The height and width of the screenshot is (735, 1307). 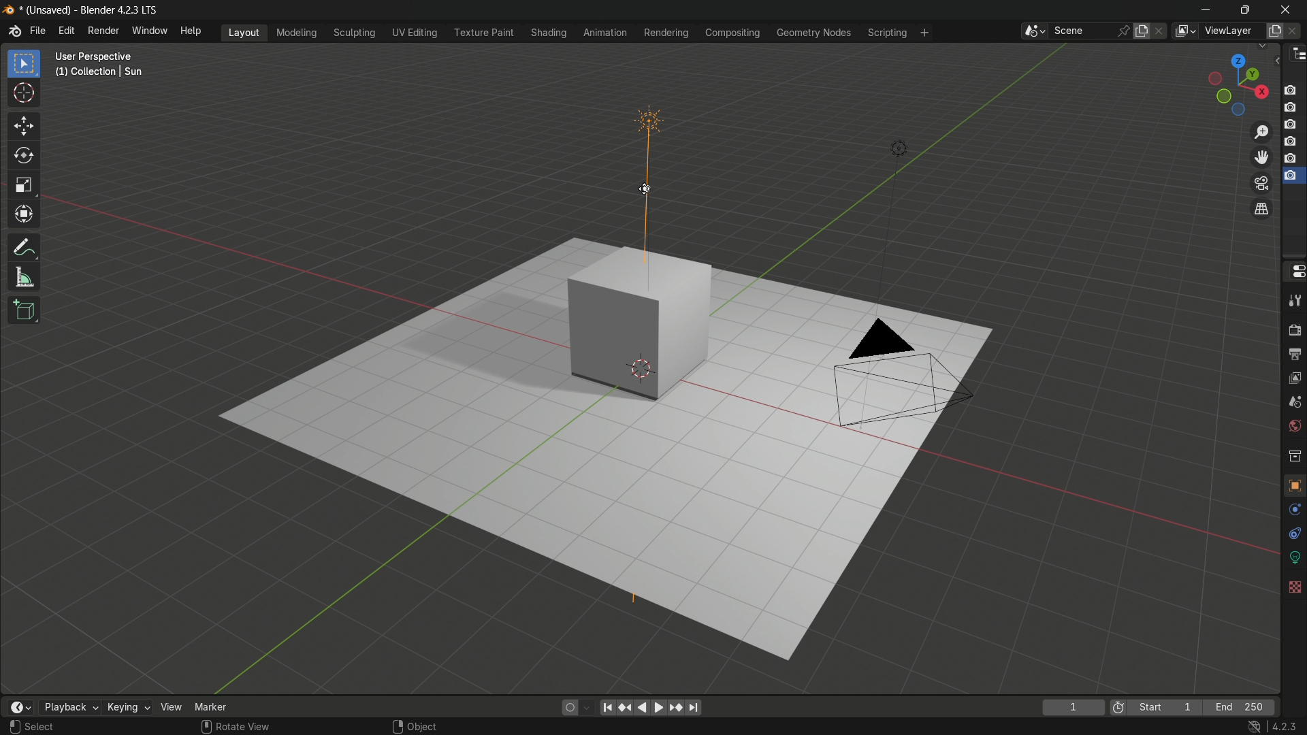 What do you see at coordinates (12, 725) in the screenshot?
I see `left click` at bounding box center [12, 725].